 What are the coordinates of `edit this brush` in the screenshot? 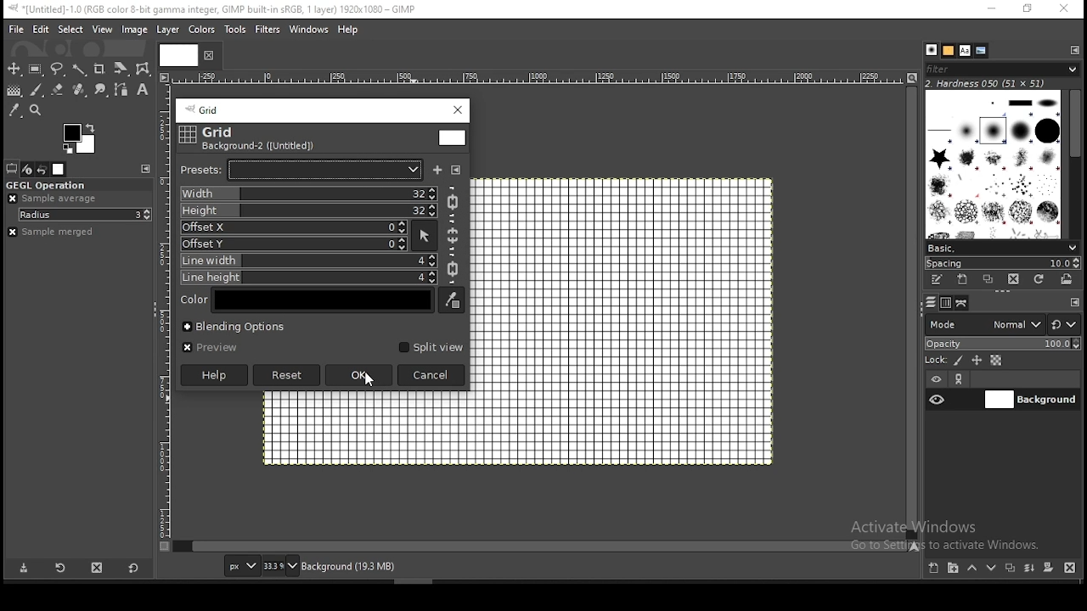 It's located at (935, 280).